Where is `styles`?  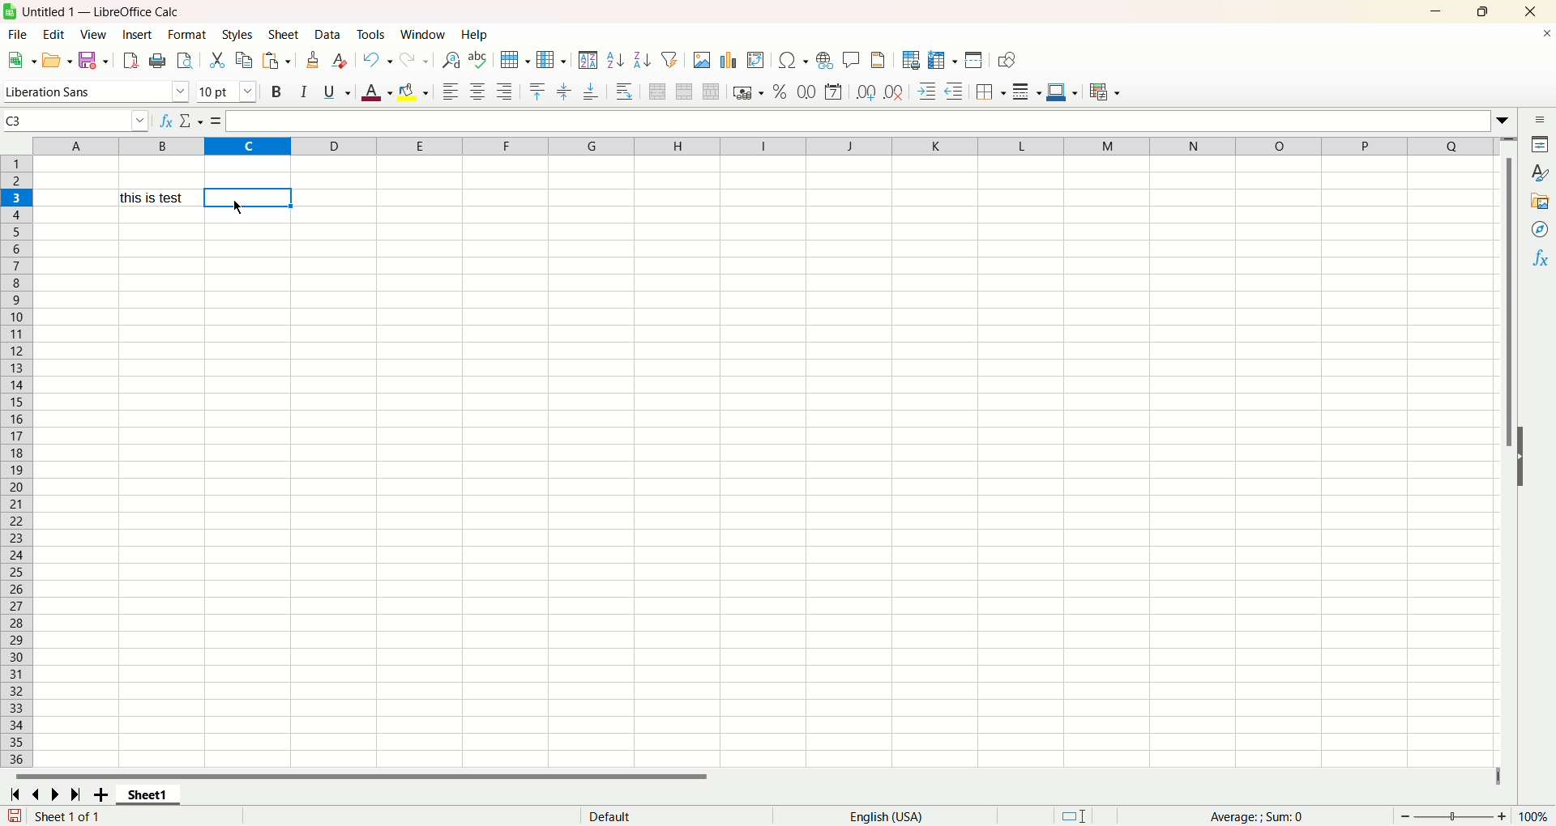 styles is located at coordinates (1540, 172).